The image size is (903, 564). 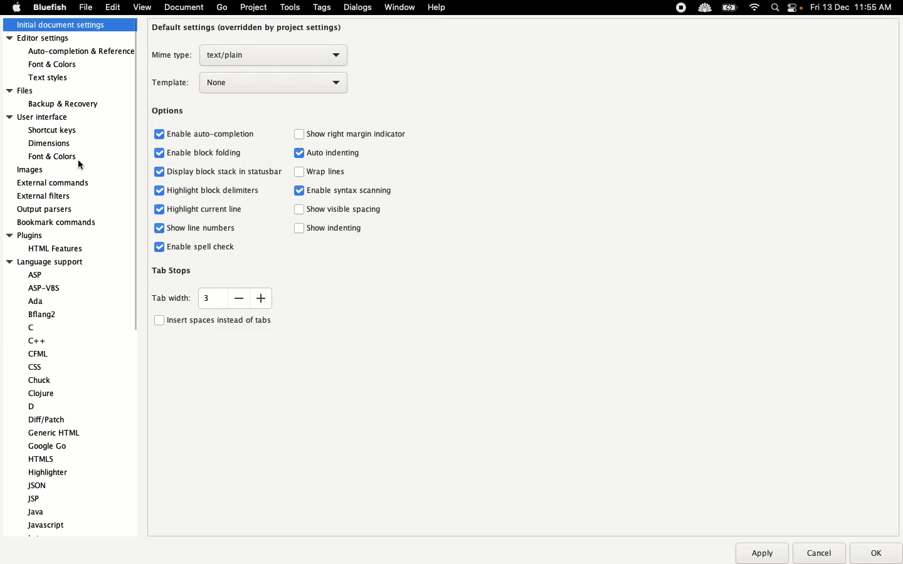 I want to click on Initial document settings, so click(x=66, y=26).